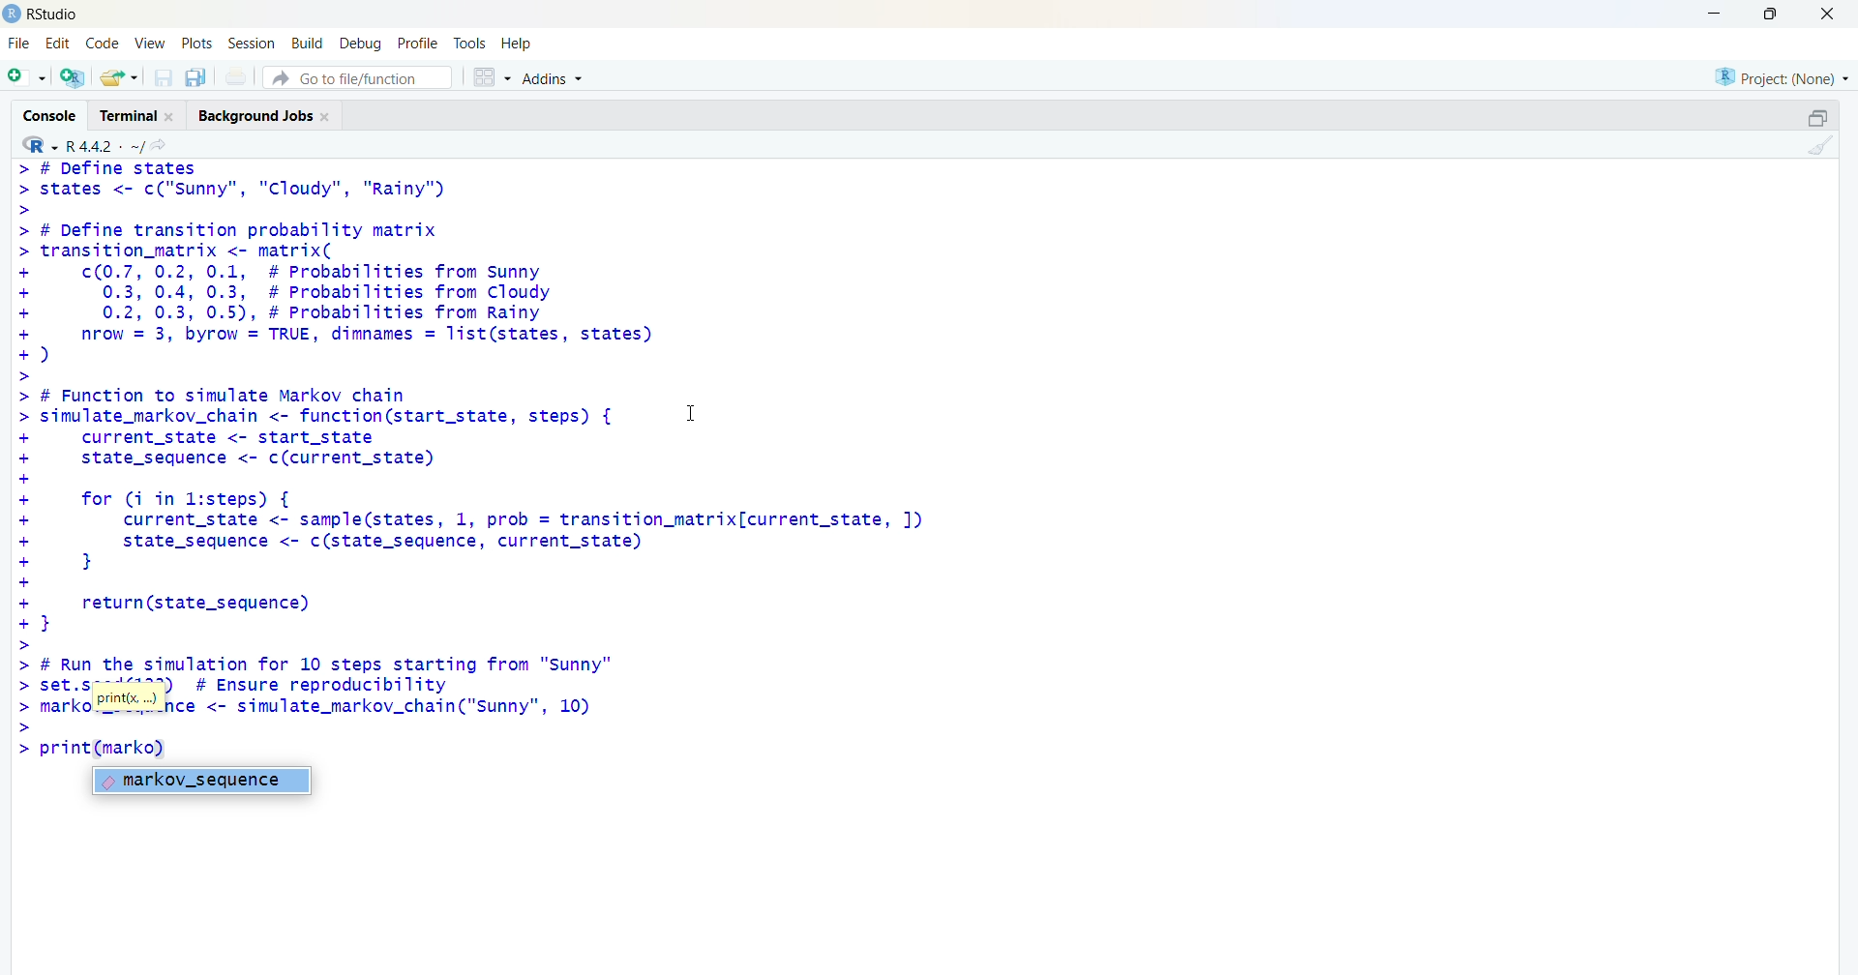 This screenshot has height=975, width=1858. I want to click on project (None), so click(1780, 74).